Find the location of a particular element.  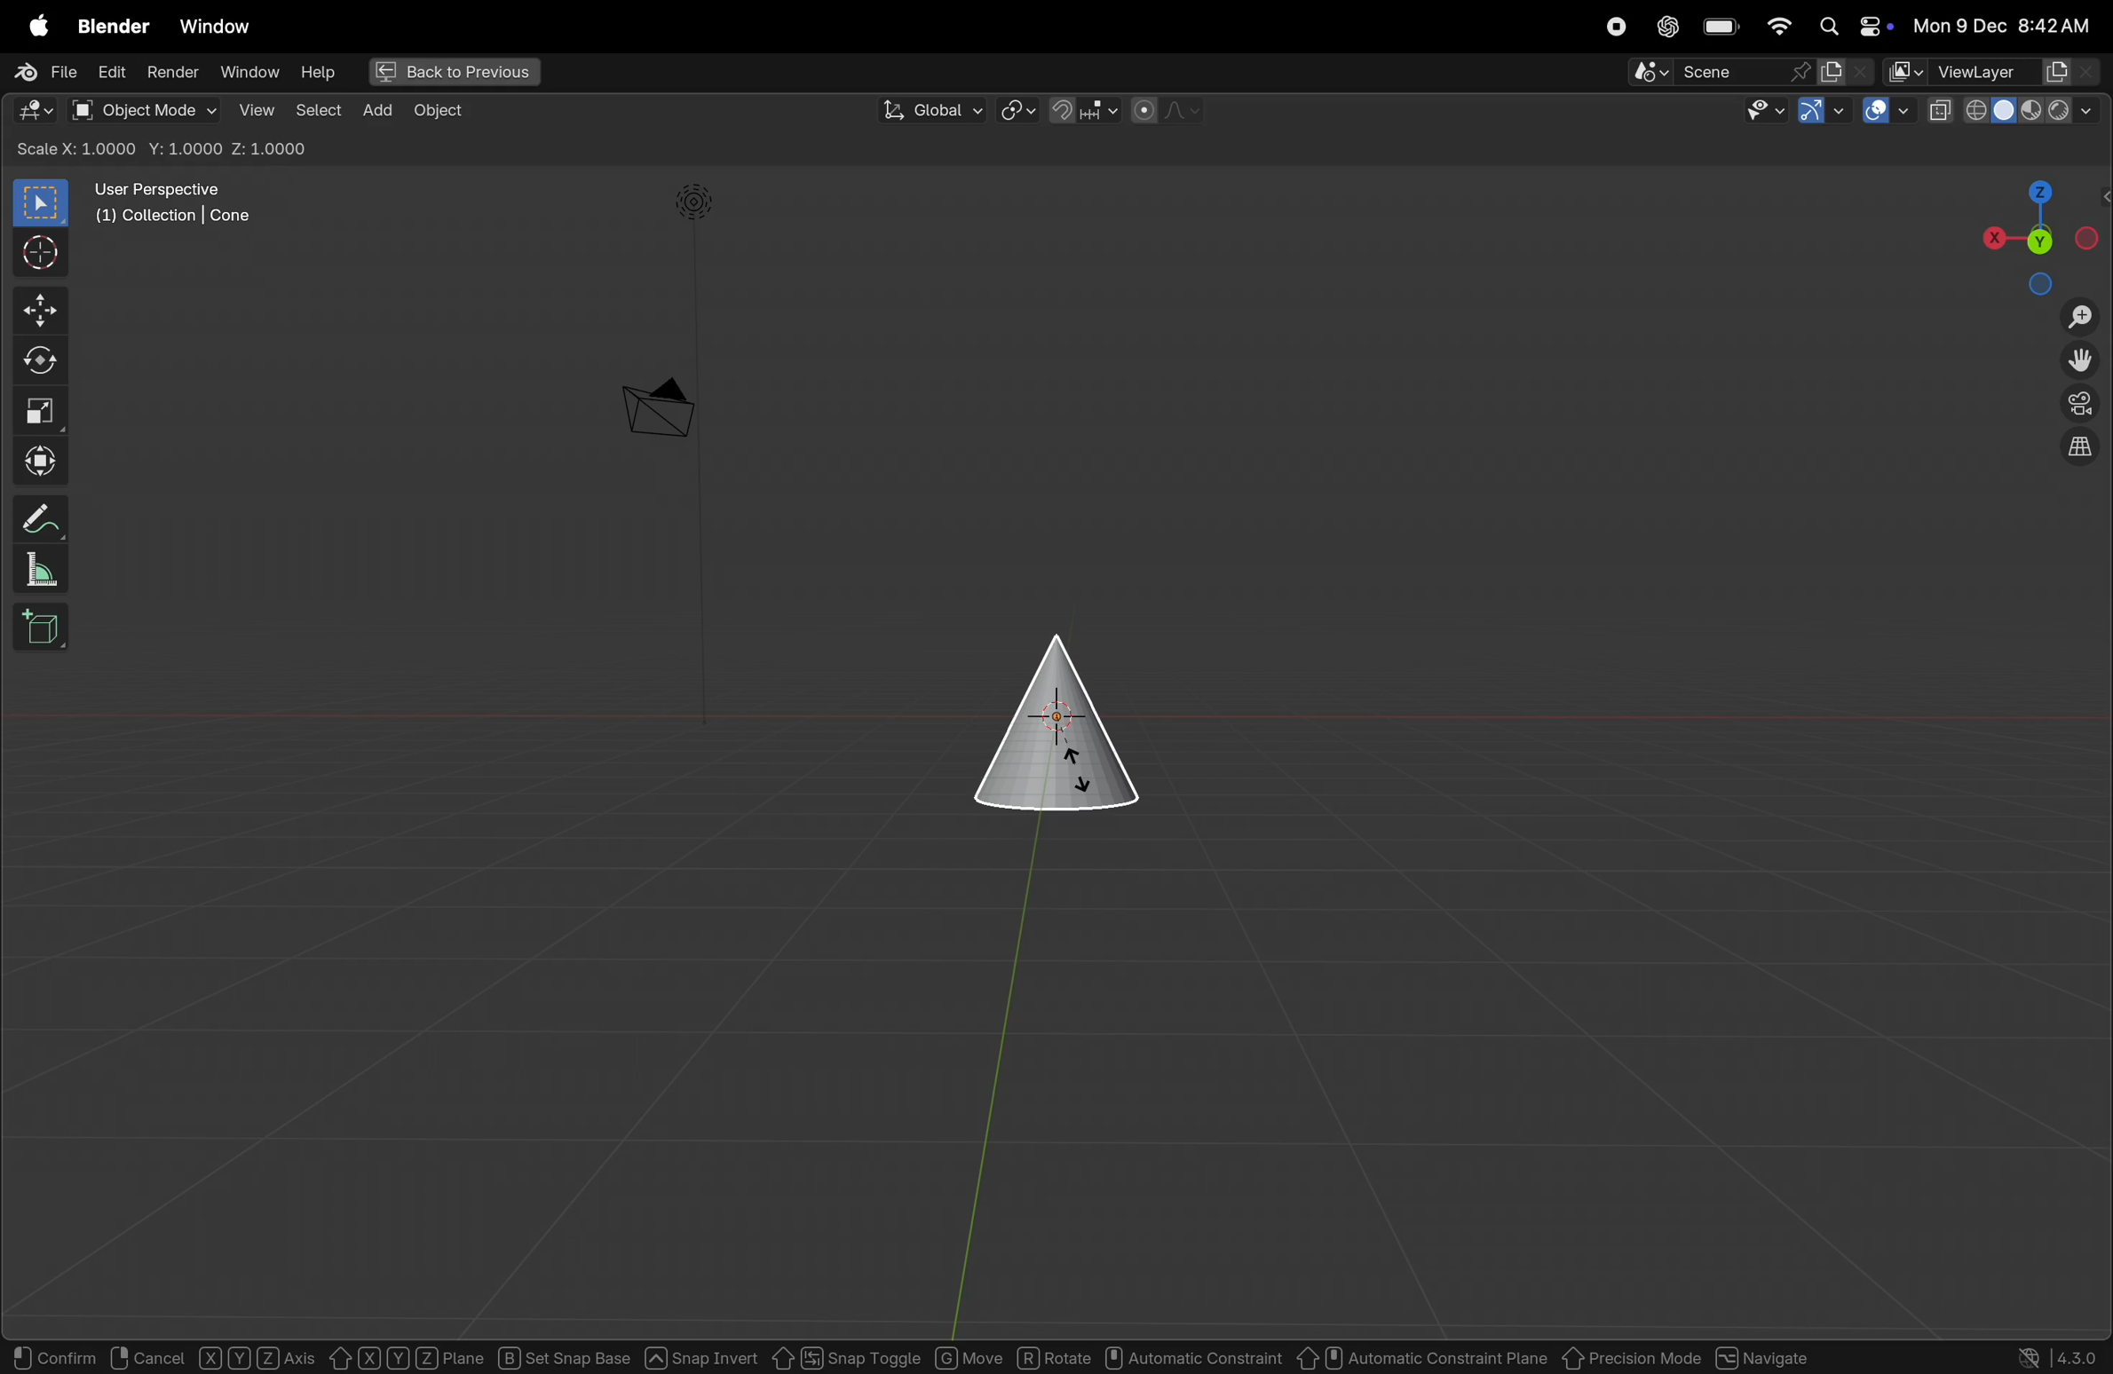

window is located at coordinates (250, 75).